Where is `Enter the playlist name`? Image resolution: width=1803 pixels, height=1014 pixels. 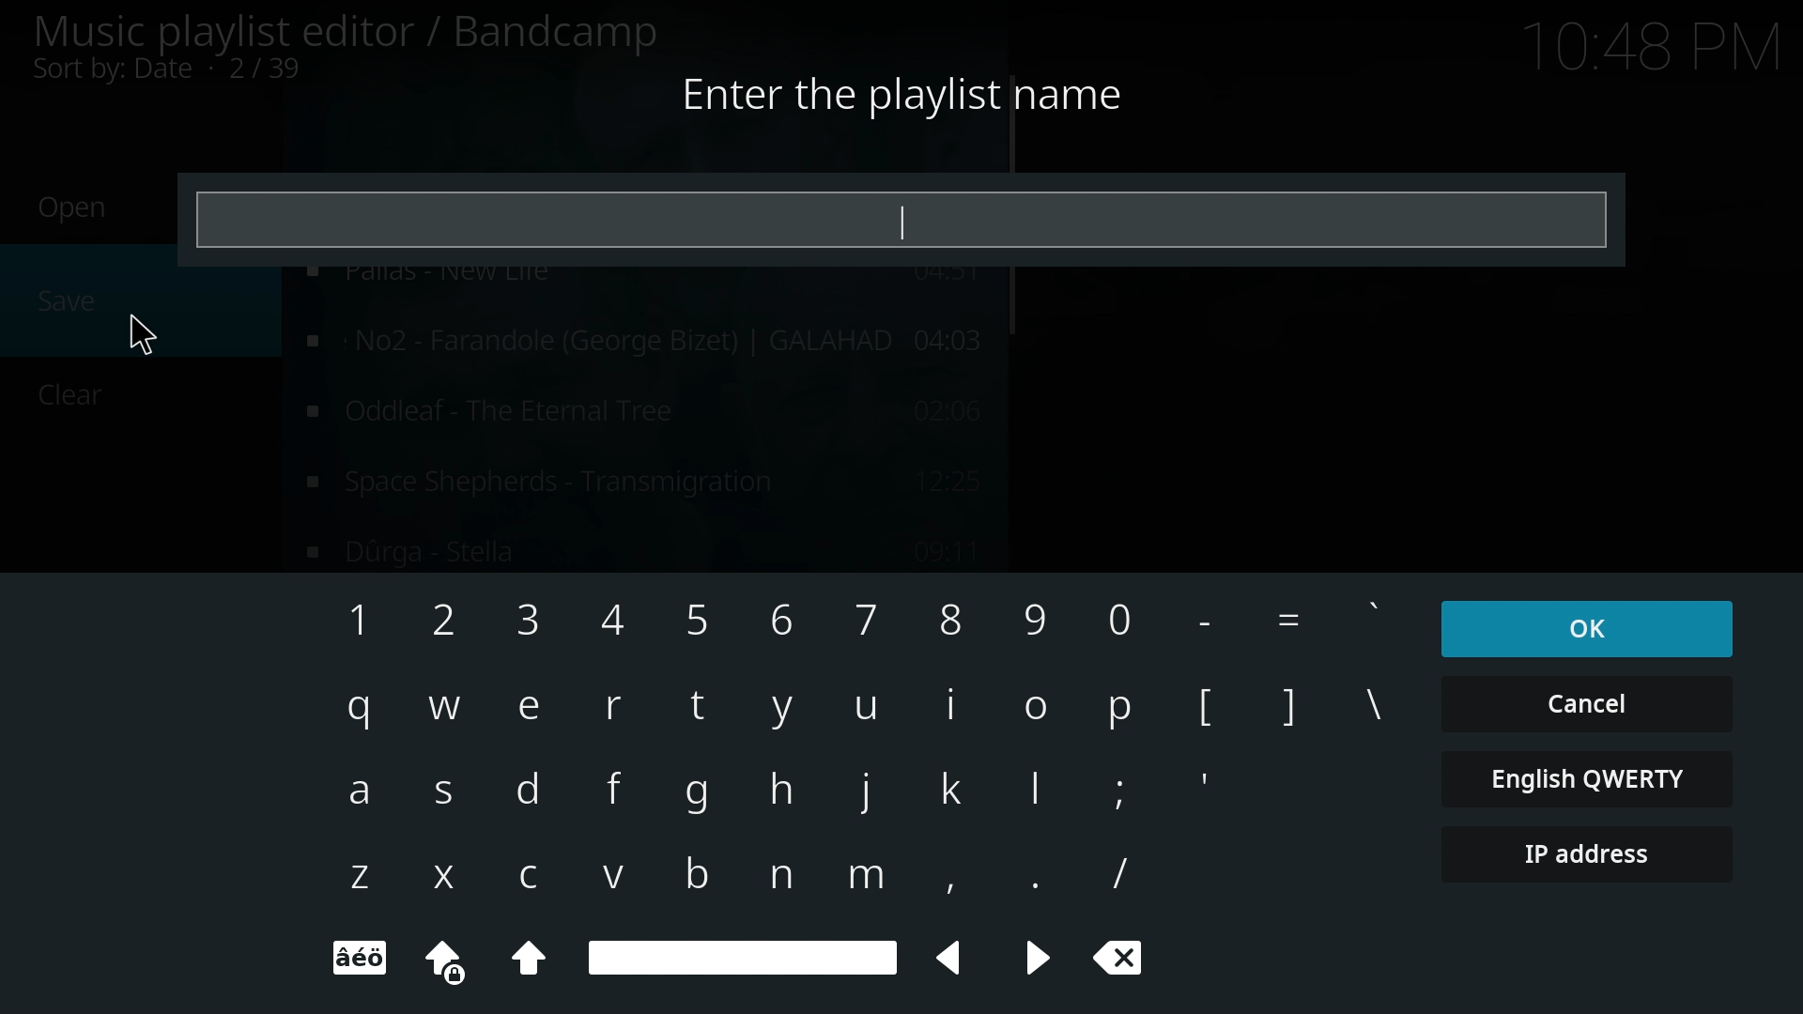
Enter the playlist name is located at coordinates (937, 103).